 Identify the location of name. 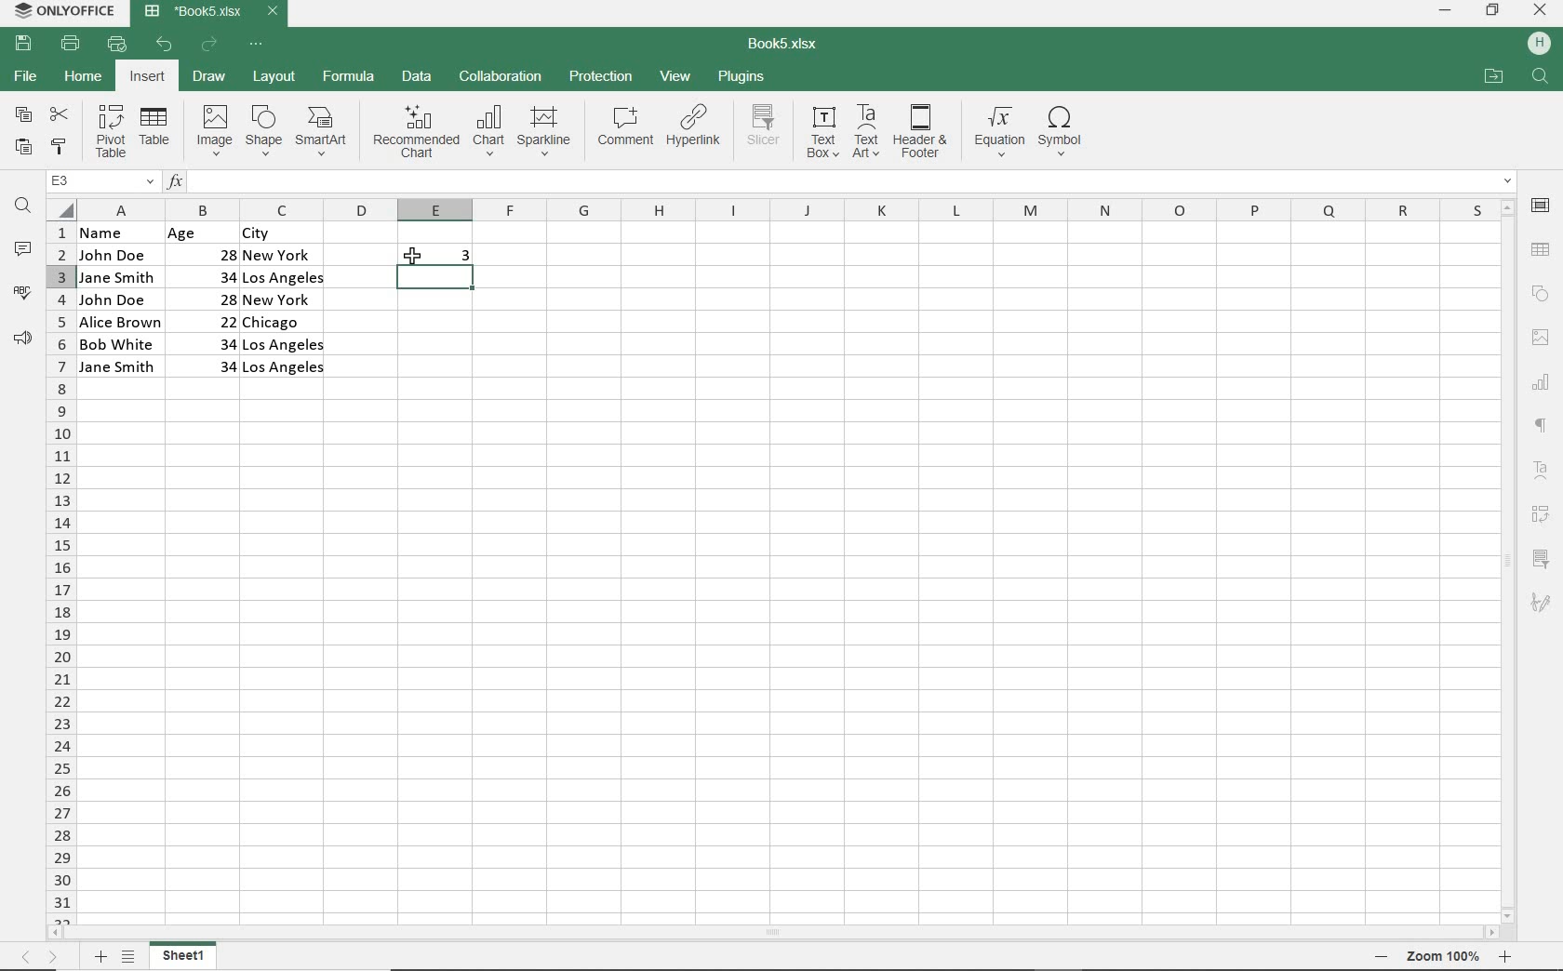
(112, 233).